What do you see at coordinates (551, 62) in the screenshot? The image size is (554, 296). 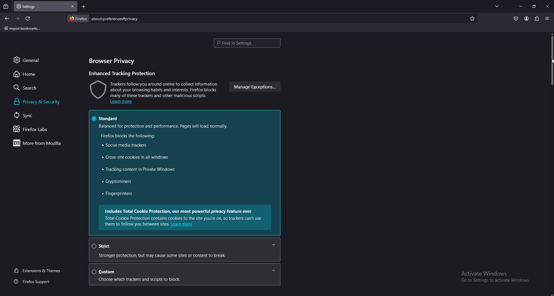 I see `scroll bar` at bounding box center [551, 62].